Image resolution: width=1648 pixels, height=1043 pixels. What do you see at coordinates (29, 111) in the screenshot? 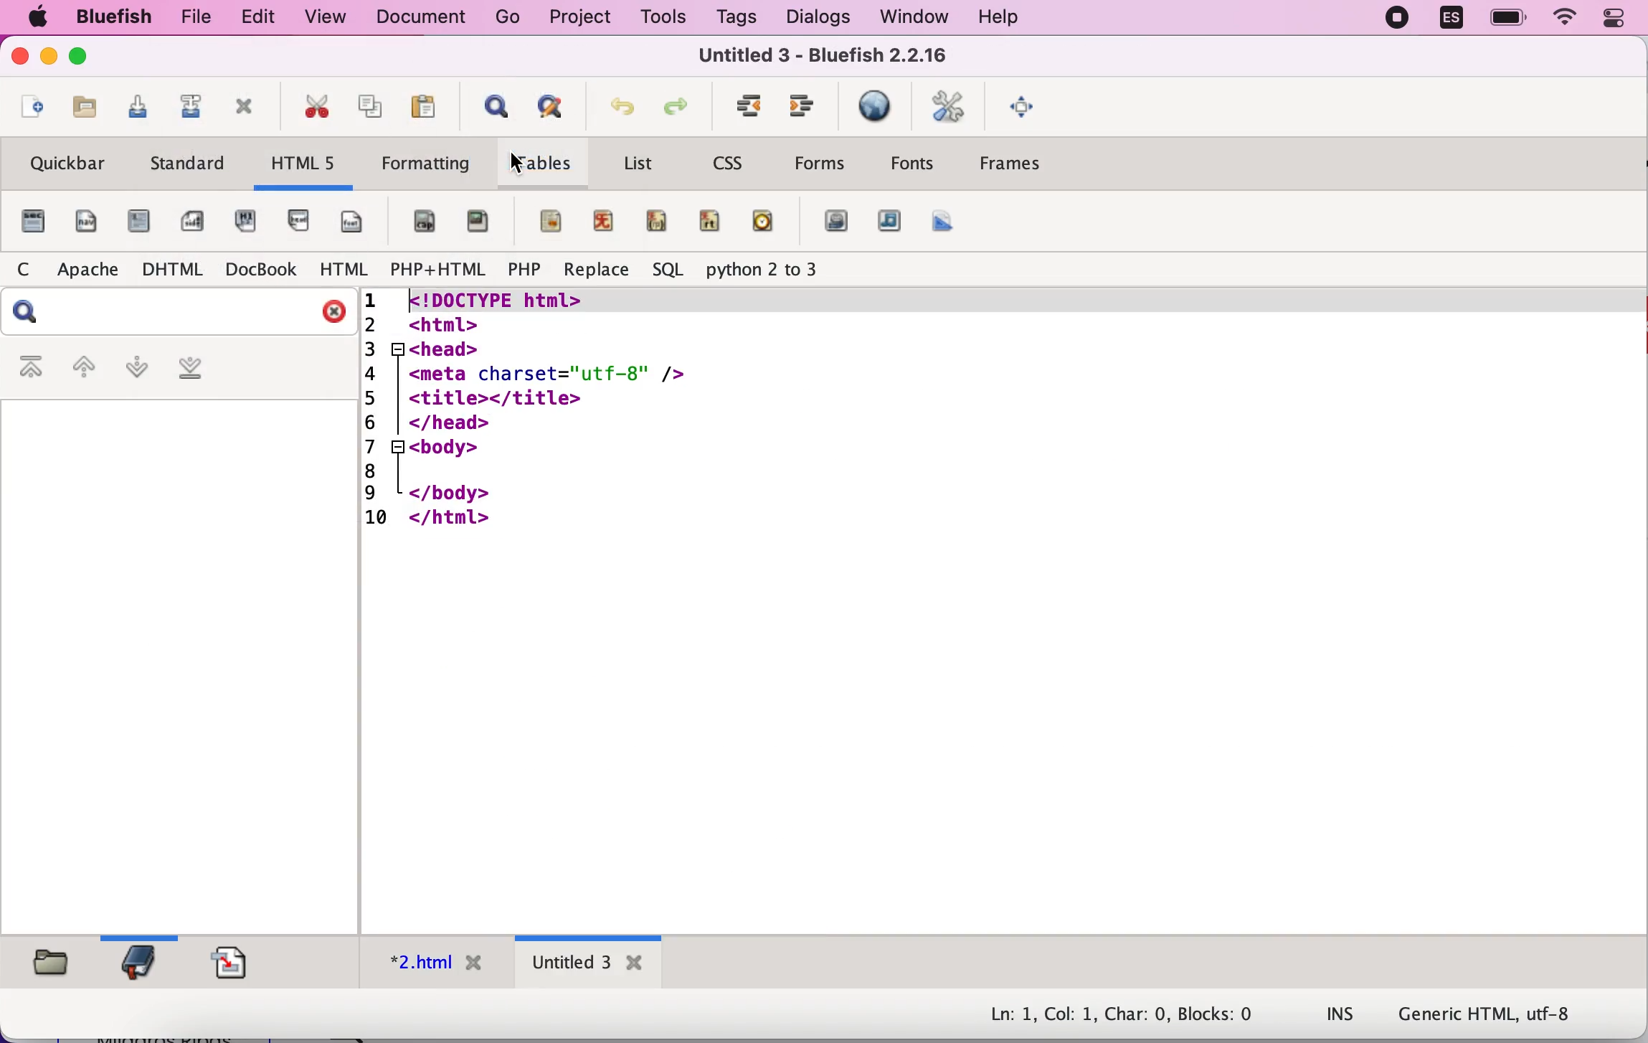
I see `new file` at bounding box center [29, 111].